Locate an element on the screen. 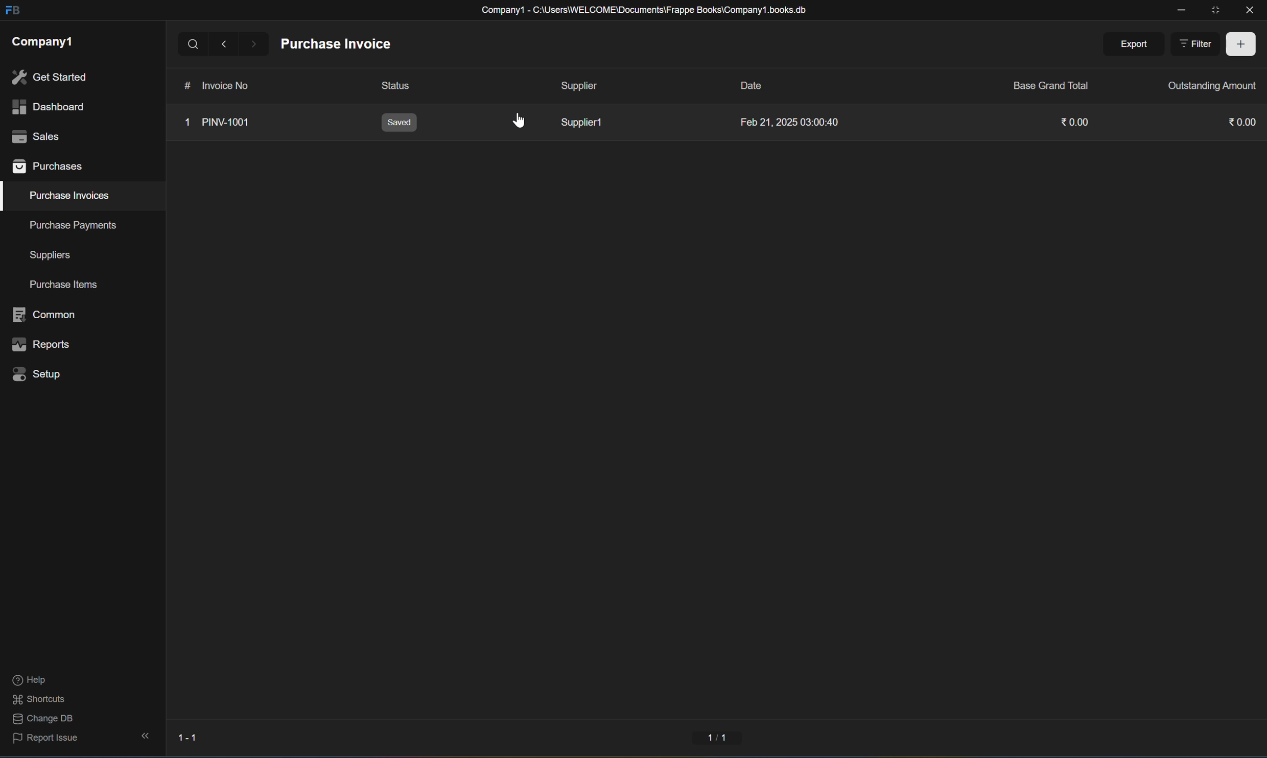  common is located at coordinates (47, 315).